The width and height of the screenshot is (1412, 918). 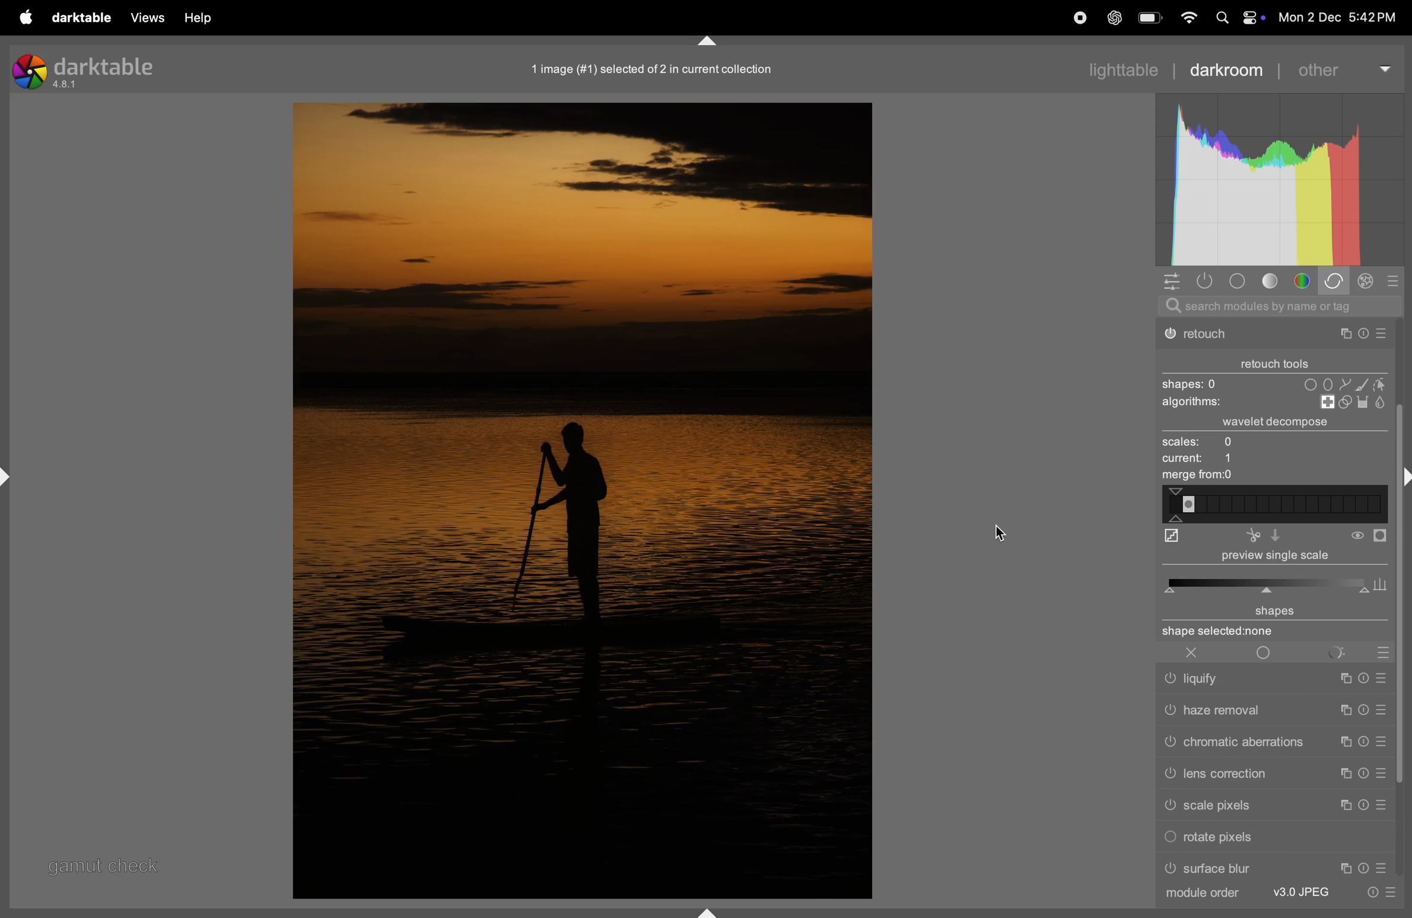 What do you see at coordinates (1116, 18) in the screenshot?
I see `chatgpt` at bounding box center [1116, 18].